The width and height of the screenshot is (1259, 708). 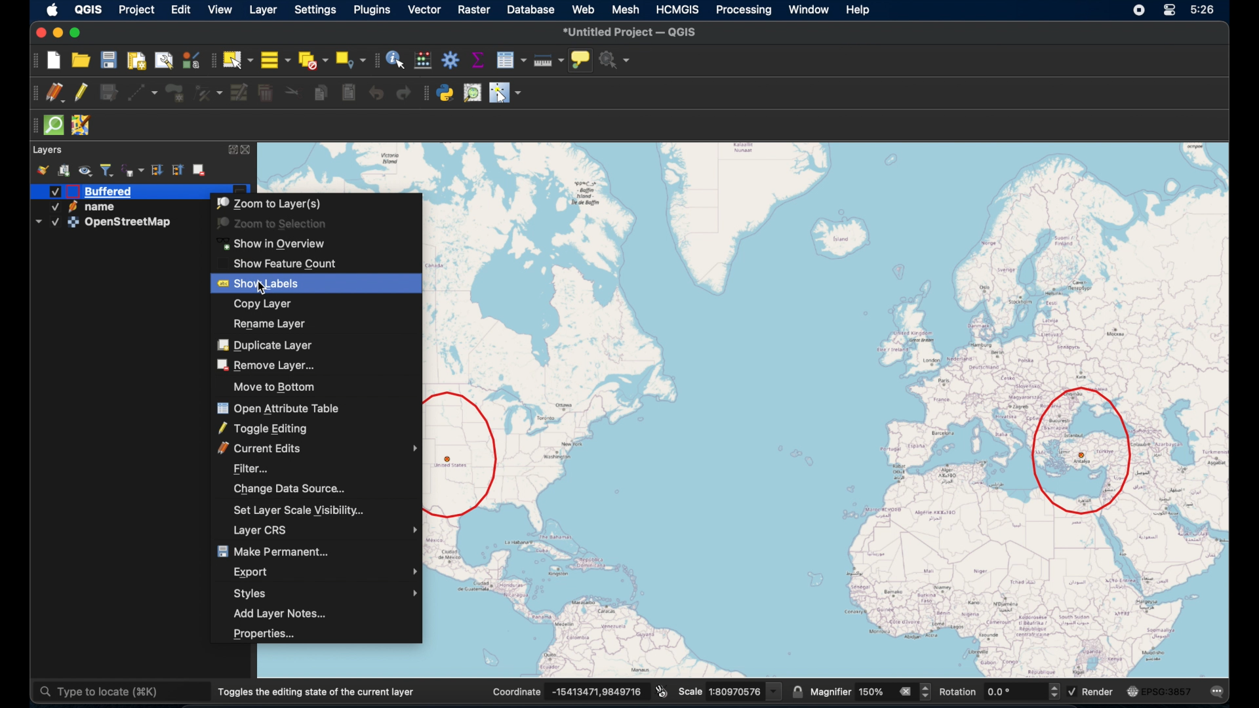 I want to click on no action selected, so click(x=615, y=60).